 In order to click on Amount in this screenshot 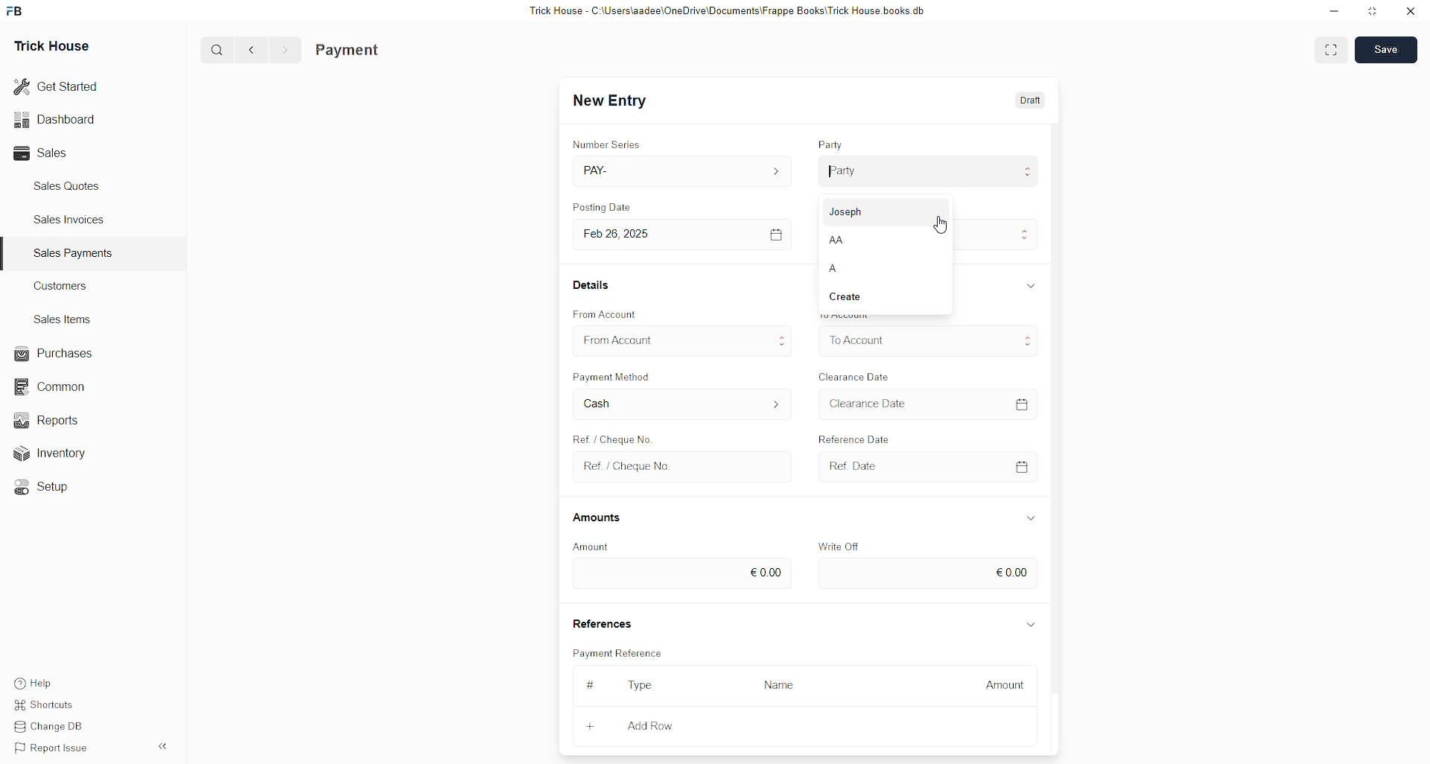, I will do `click(999, 687)`.